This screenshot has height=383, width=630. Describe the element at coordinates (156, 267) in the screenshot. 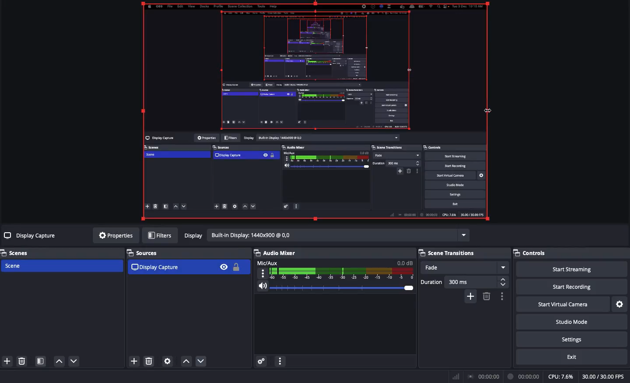

I see `Display capture` at that location.